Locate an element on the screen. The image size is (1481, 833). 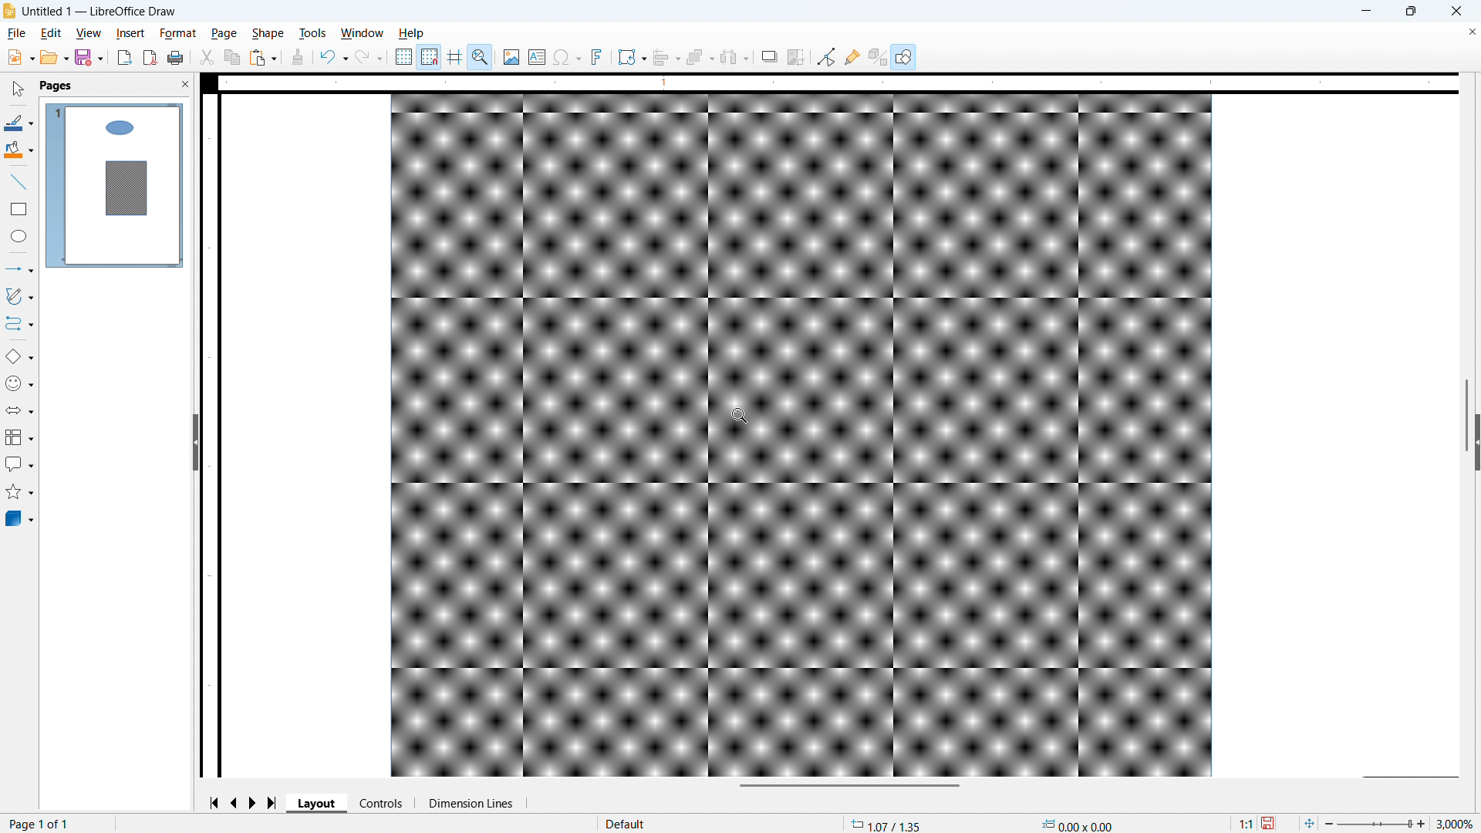
Document title  is located at coordinates (100, 12).